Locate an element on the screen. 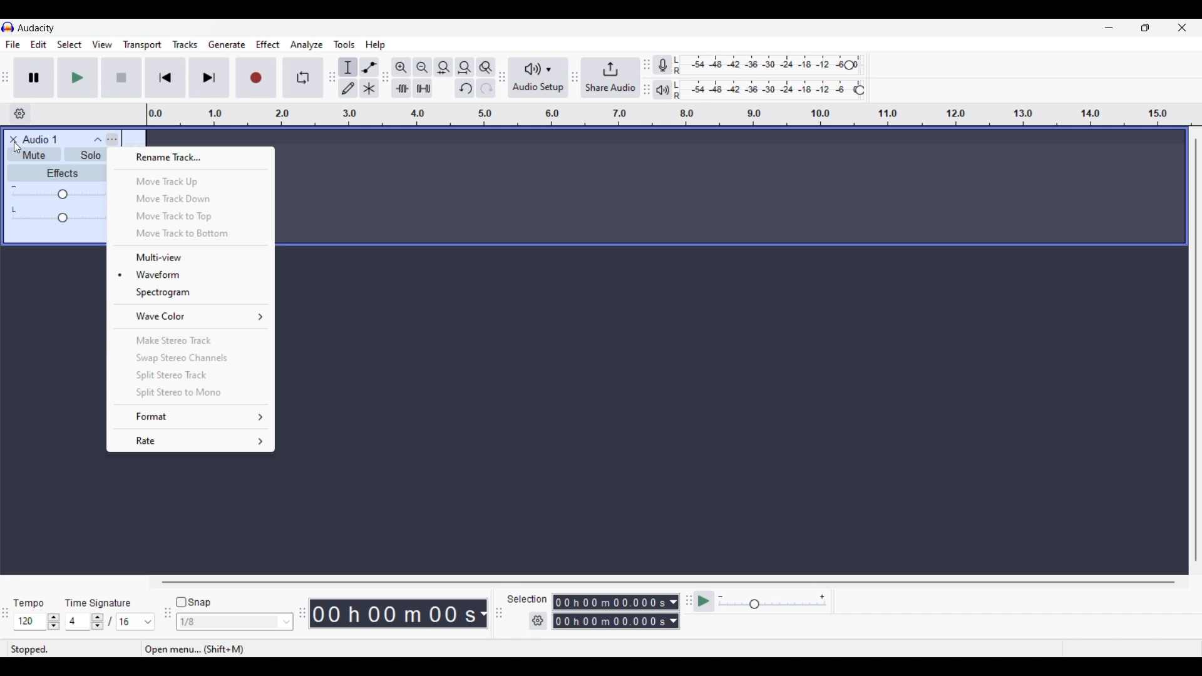  Status of recording is located at coordinates (73, 649).